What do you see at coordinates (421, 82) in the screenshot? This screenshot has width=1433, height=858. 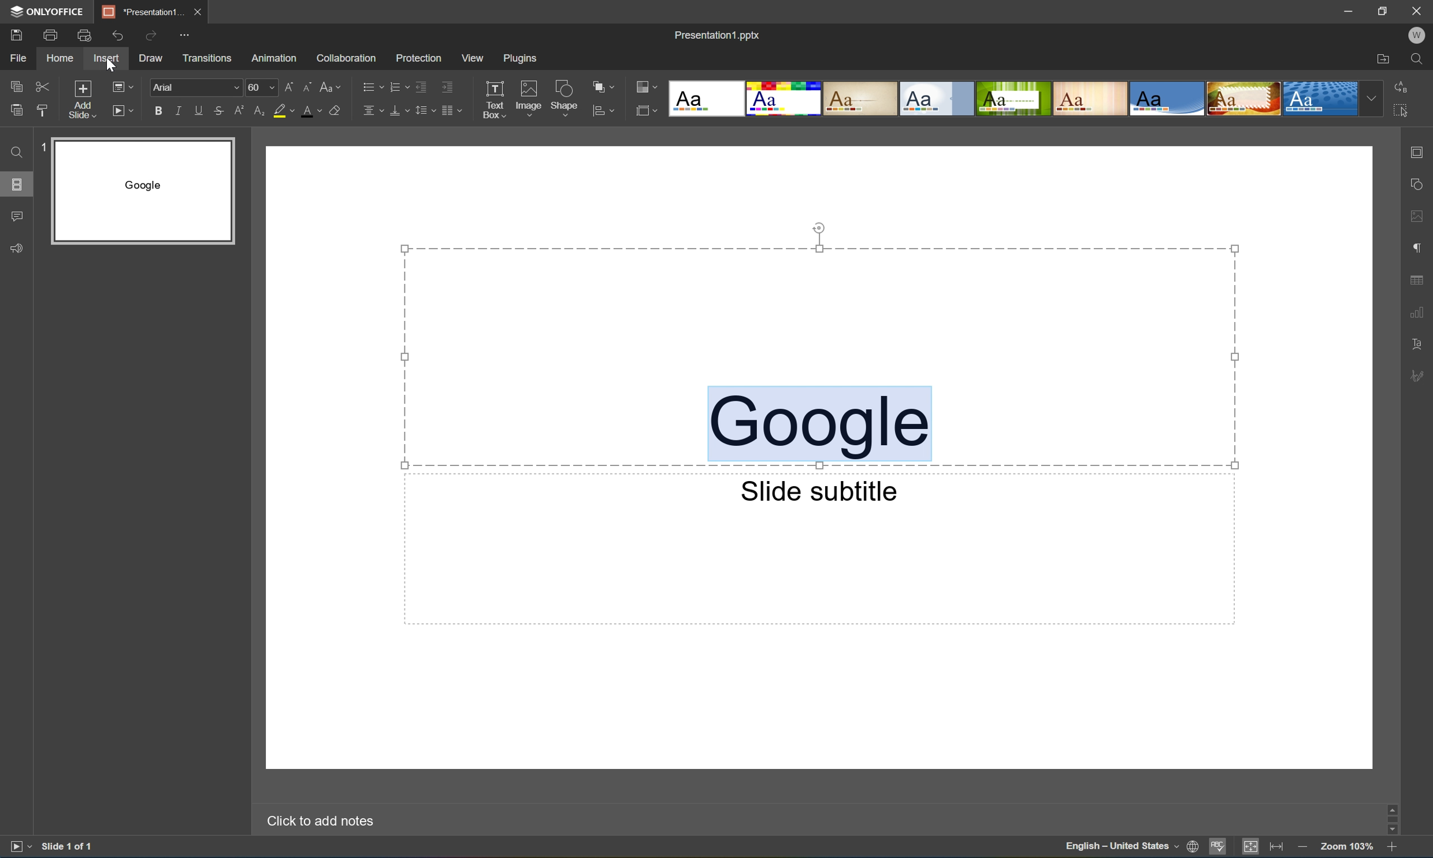 I see `Decrease indent` at bounding box center [421, 82].